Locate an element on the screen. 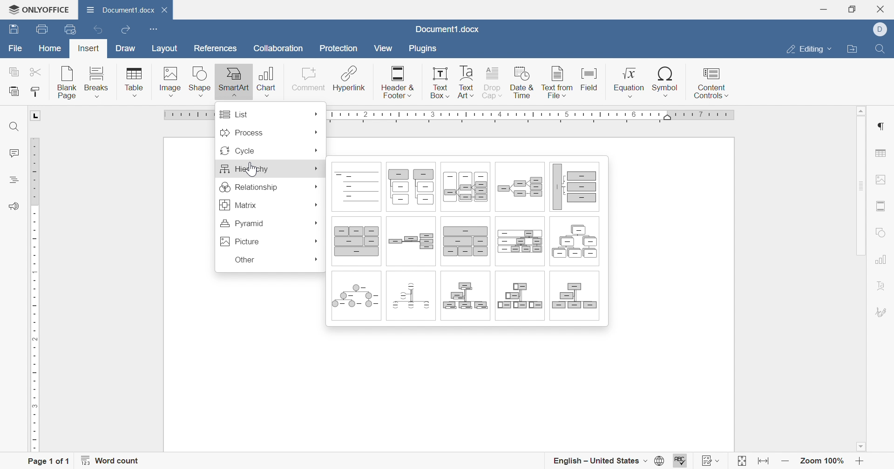 The width and height of the screenshot is (894, 469). Process is located at coordinates (242, 133).